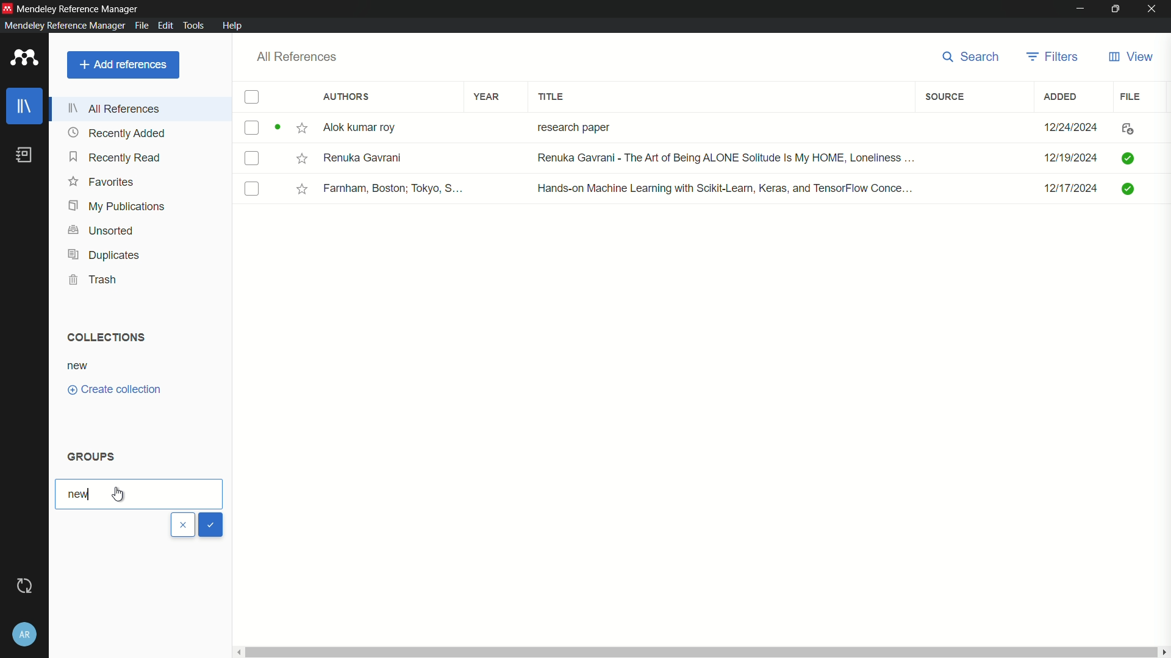 This screenshot has width=1171, height=658. What do you see at coordinates (103, 255) in the screenshot?
I see `duplicates` at bounding box center [103, 255].